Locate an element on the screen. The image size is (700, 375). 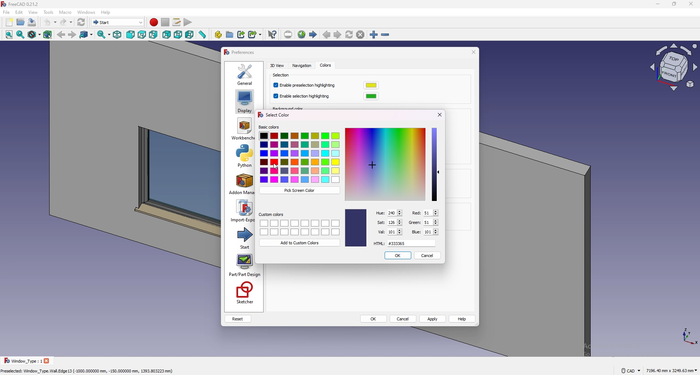
FreeCAD 0.21.2 is located at coordinates (26, 4).